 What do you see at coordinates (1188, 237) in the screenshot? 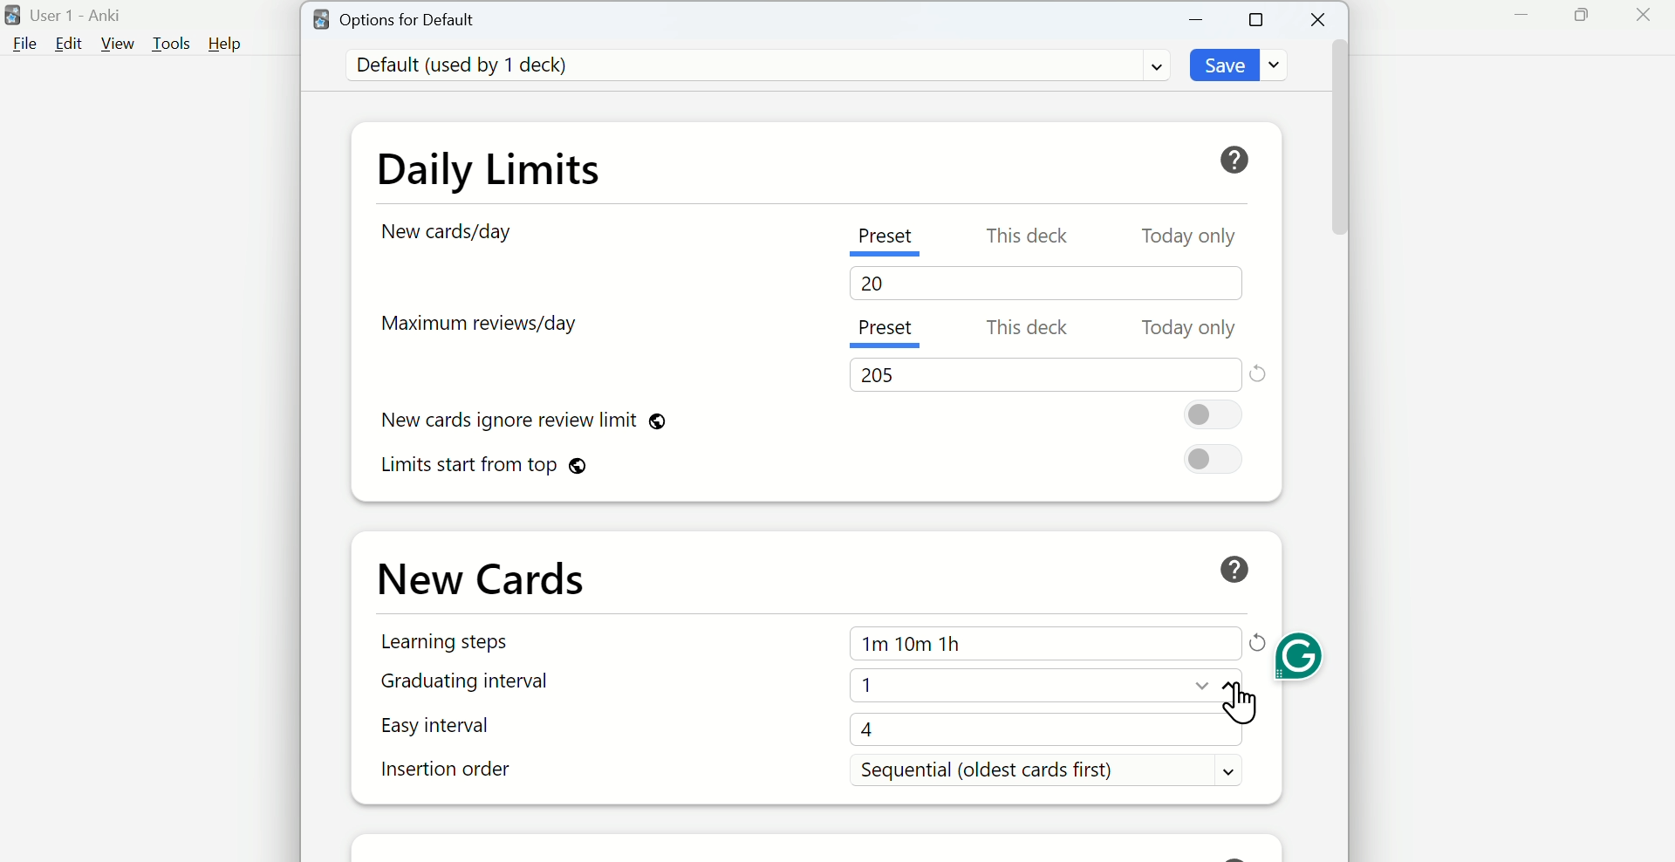
I see `Today  only` at bounding box center [1188, 237].